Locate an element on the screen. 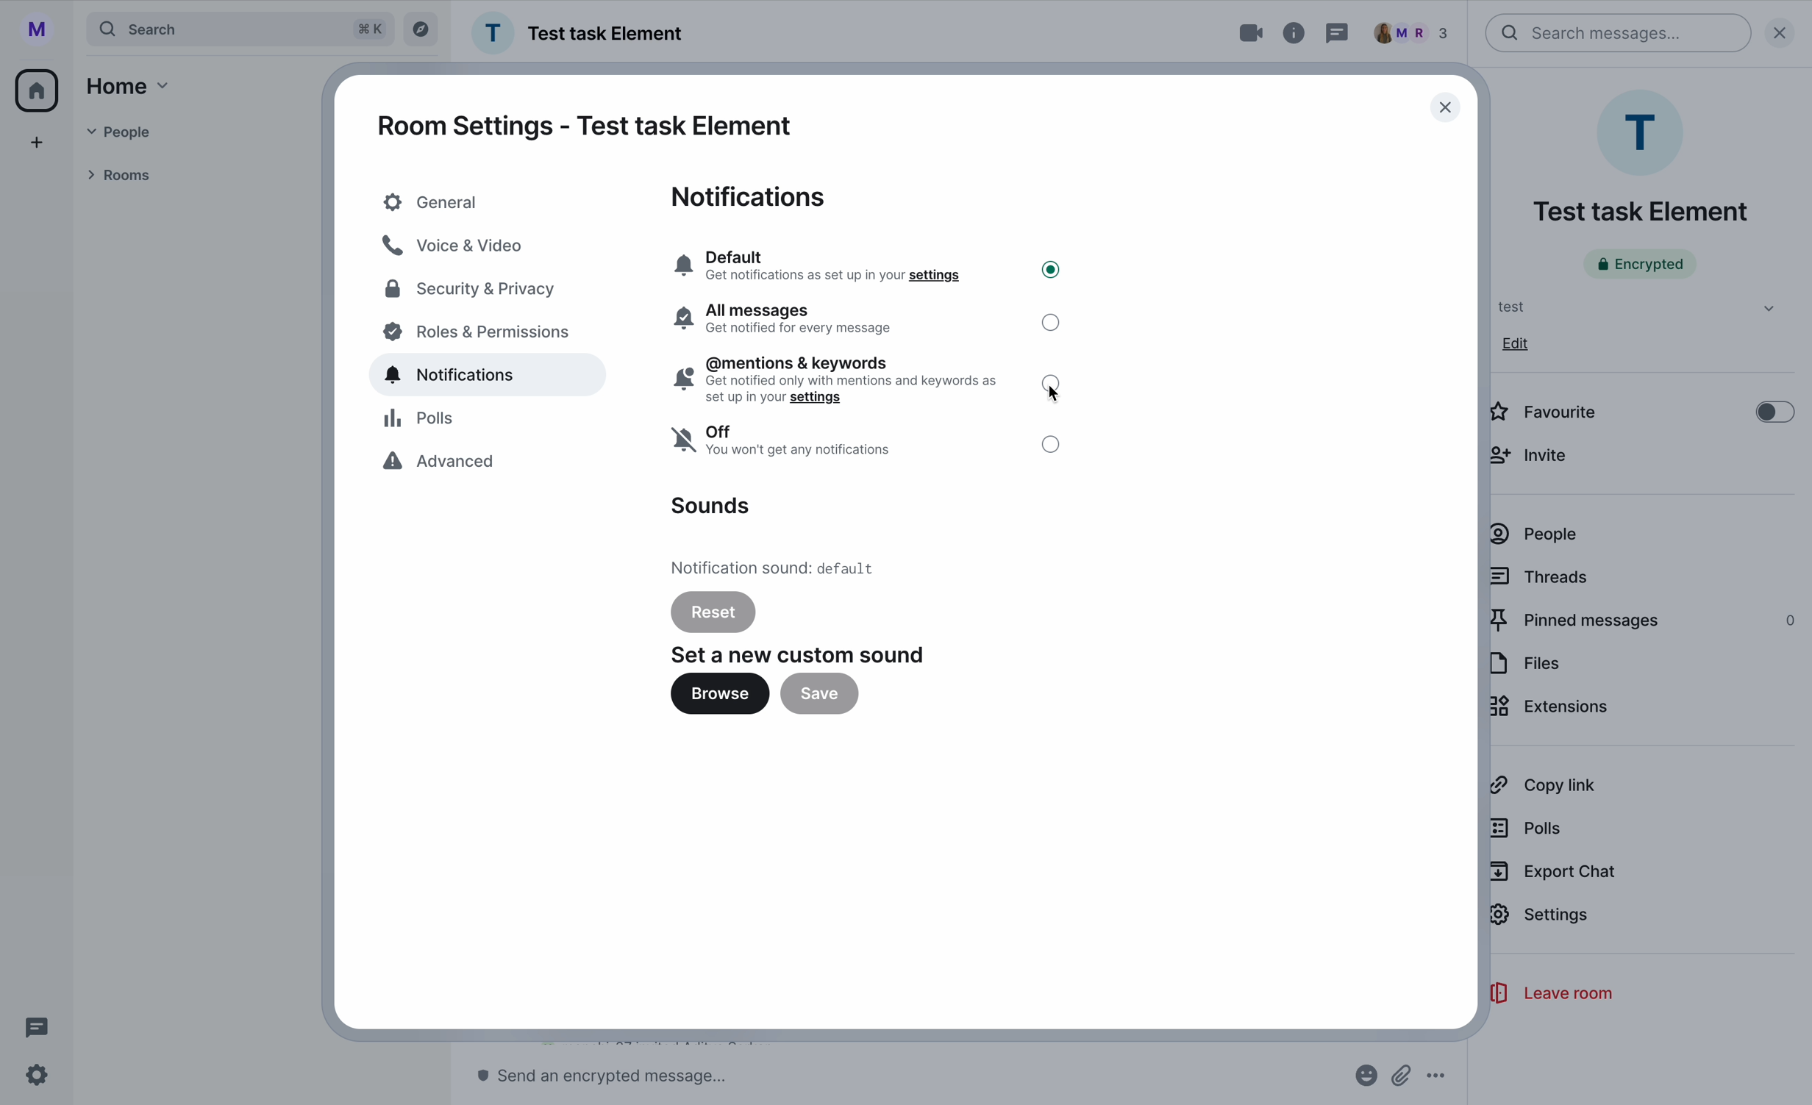 The width and height of the screenshot is (1812, 1105). off is located at coordinates (866, 443).